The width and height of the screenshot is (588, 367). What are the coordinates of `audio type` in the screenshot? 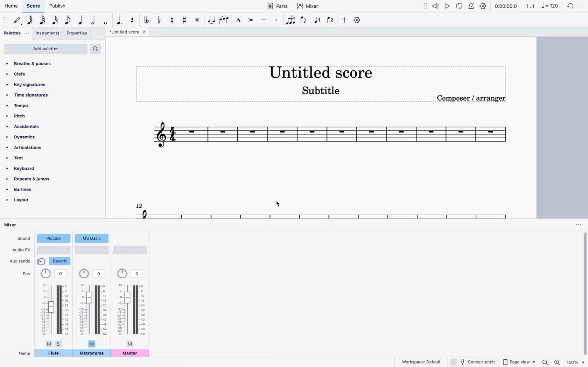 It's located at (54, 250).